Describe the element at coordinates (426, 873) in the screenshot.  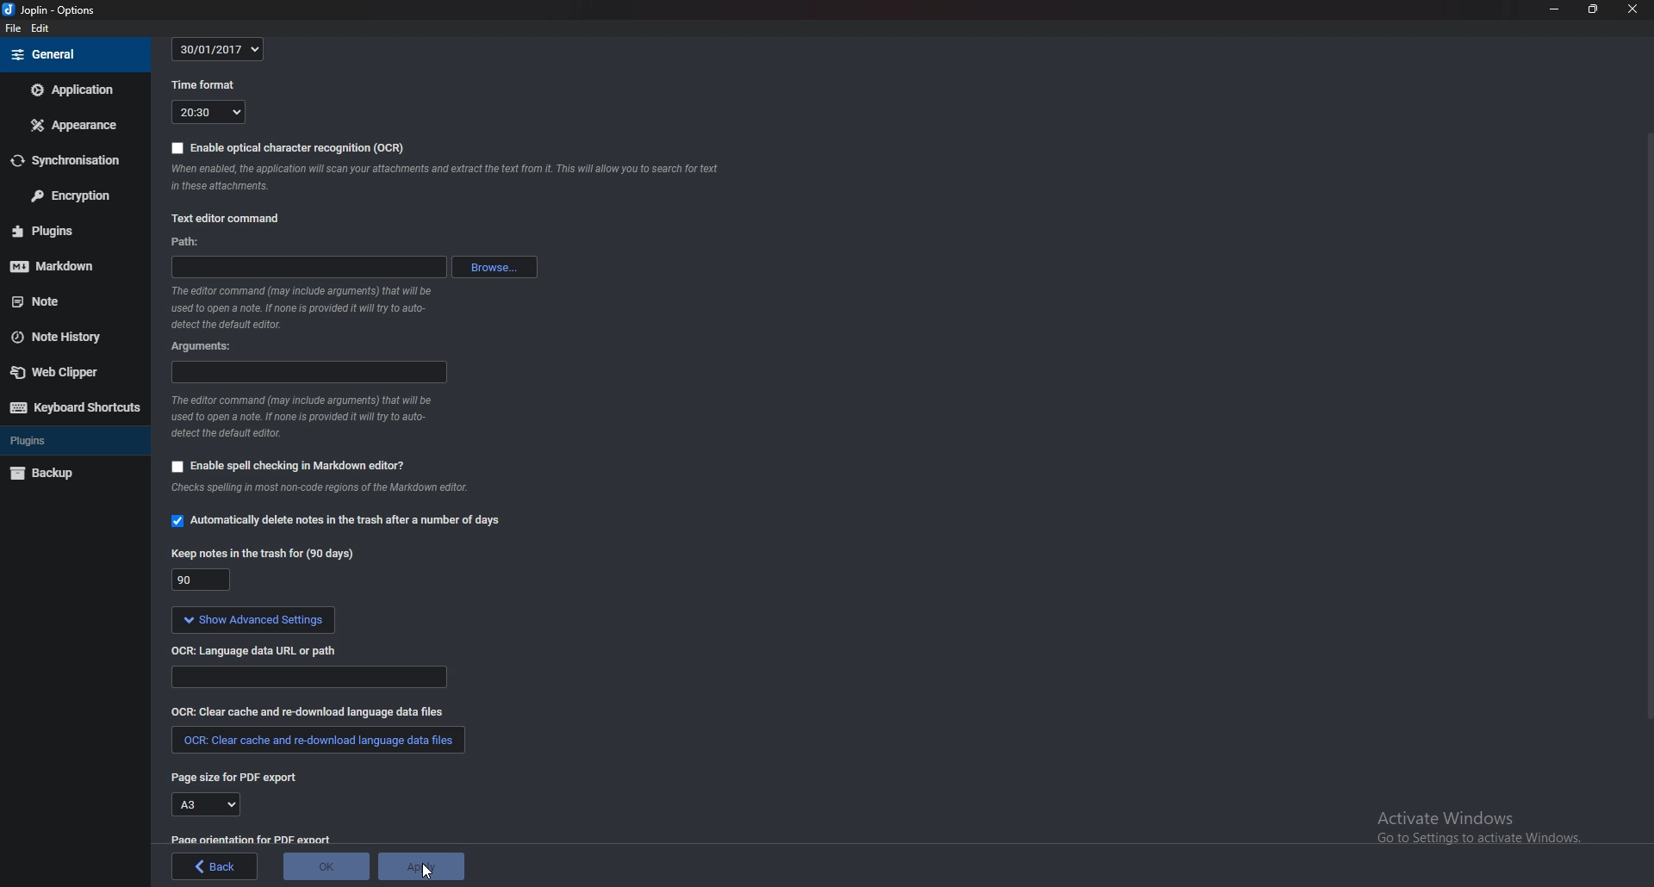
I see `cursor` at that location.